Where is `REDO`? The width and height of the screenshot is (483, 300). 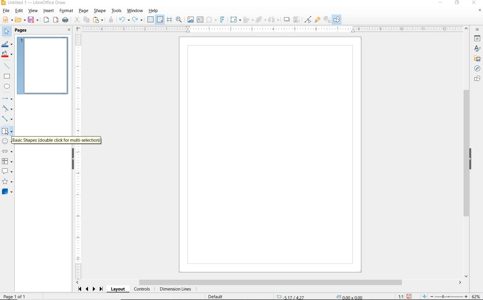
REDO is located at coordinates (139, 20).